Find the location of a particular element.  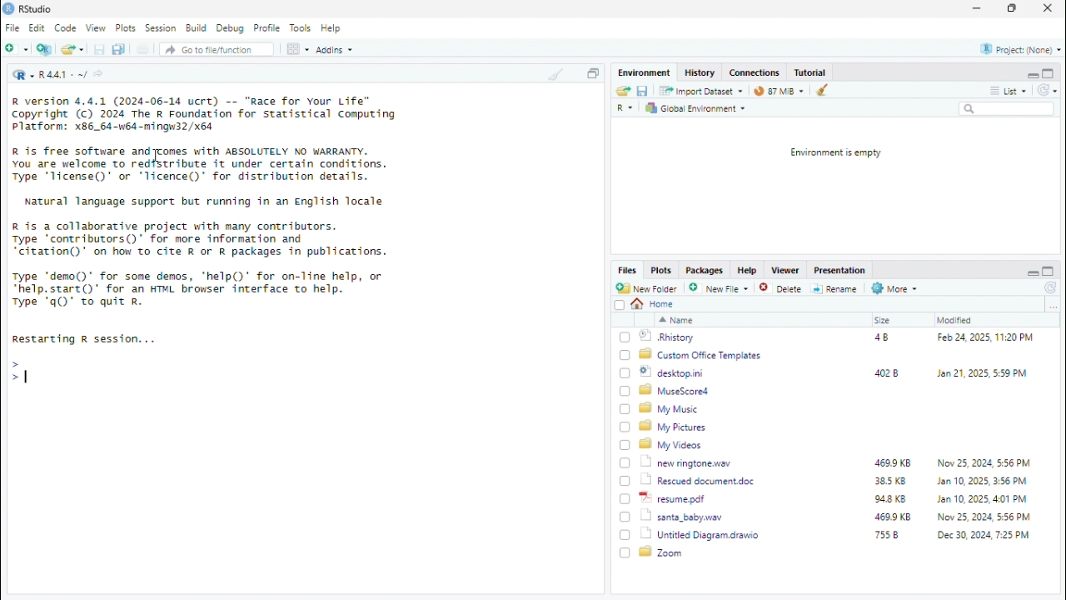

reload is located at coordinates (1047, 89).